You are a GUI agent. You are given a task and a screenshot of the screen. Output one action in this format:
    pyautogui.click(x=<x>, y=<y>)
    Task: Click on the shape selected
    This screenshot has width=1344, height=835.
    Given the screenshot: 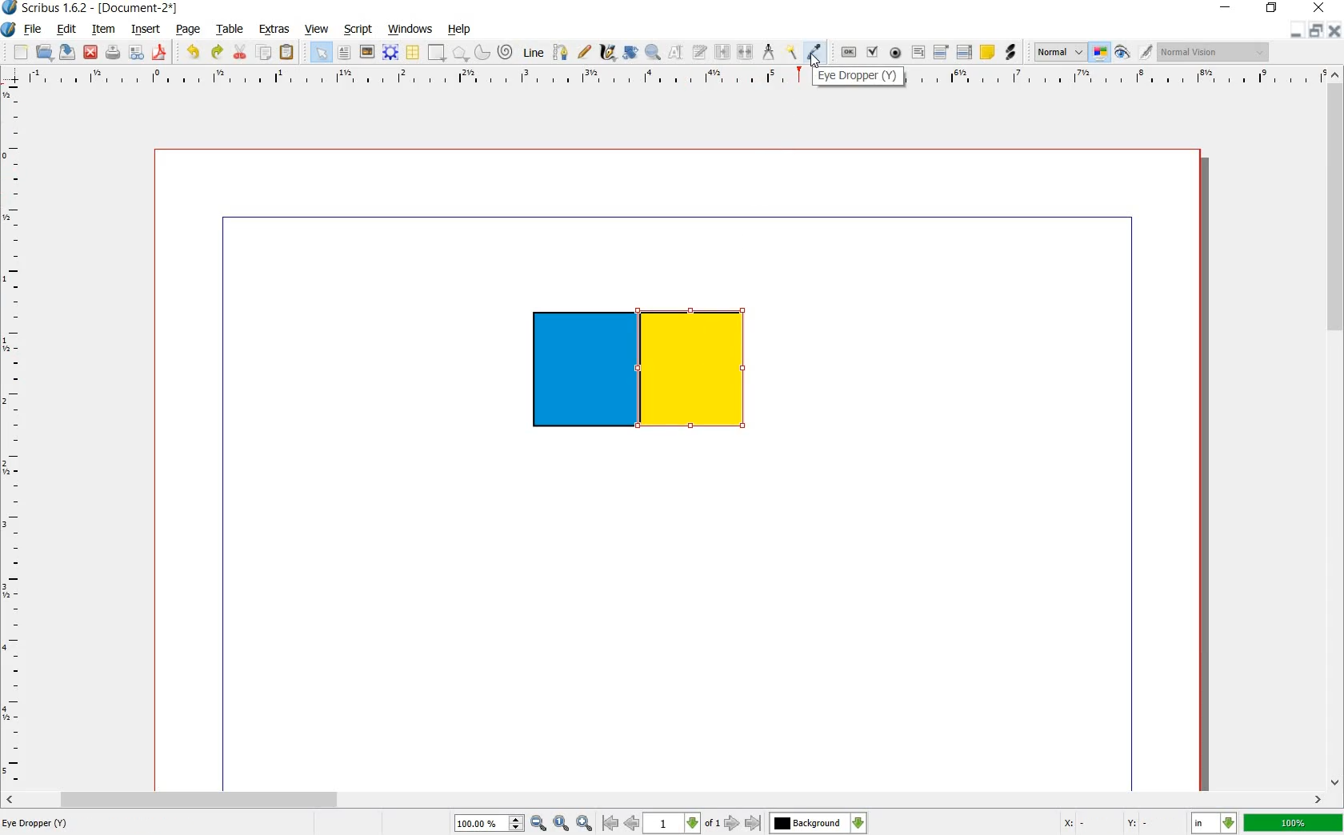 What is the action you would take?
    pyautogui.click(x=699, y=373)
    